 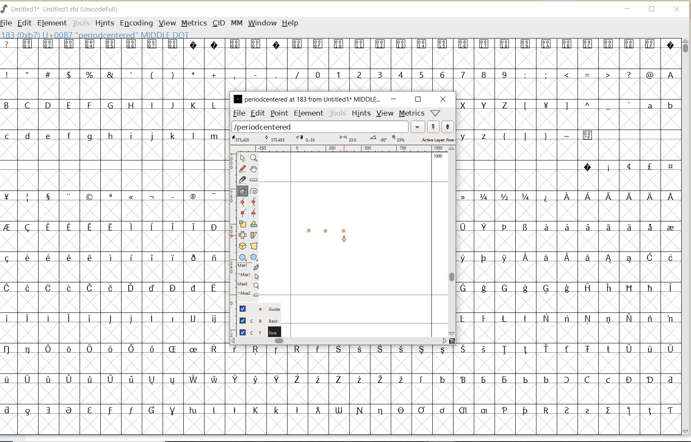 What do you see at coordinates (409, 74) in the screenshot?
I see `numbers` at bounding box center [409, 74].